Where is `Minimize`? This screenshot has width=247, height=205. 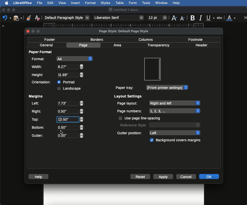 Minimize is located at coordinates (8, 10).